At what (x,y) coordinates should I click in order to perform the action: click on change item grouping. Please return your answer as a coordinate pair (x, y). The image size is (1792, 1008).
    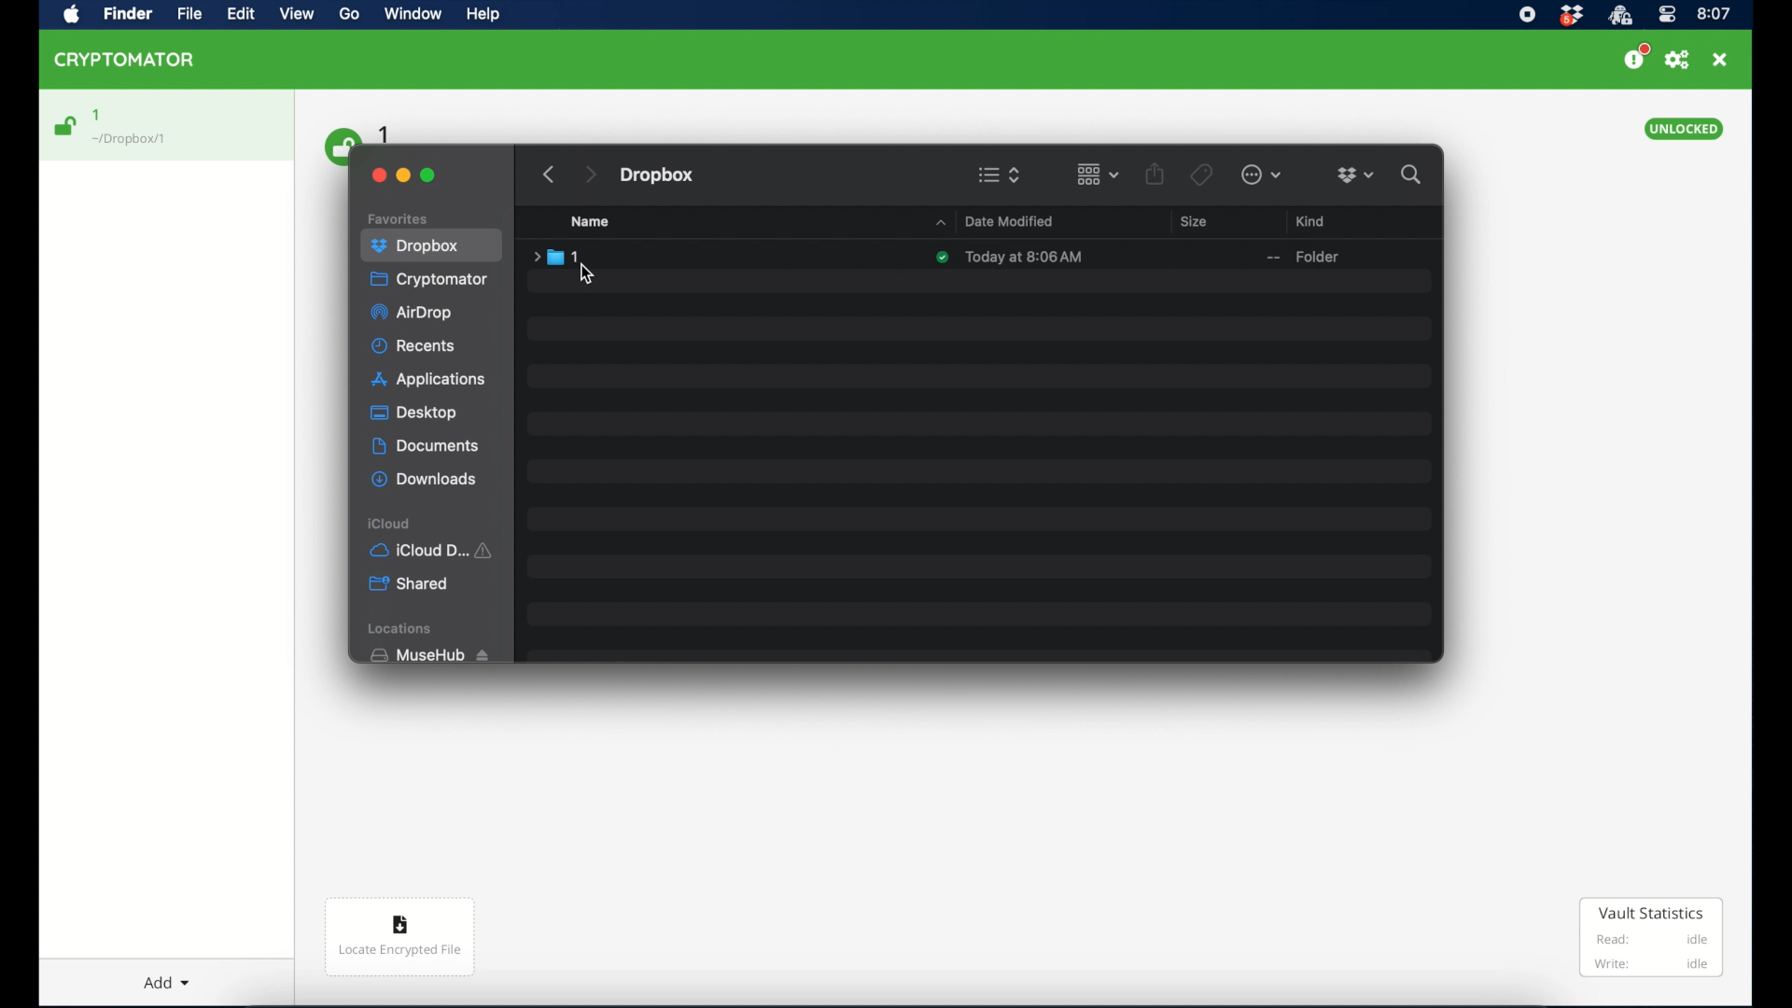
    Looking at the image, I should click on (1097, 174).